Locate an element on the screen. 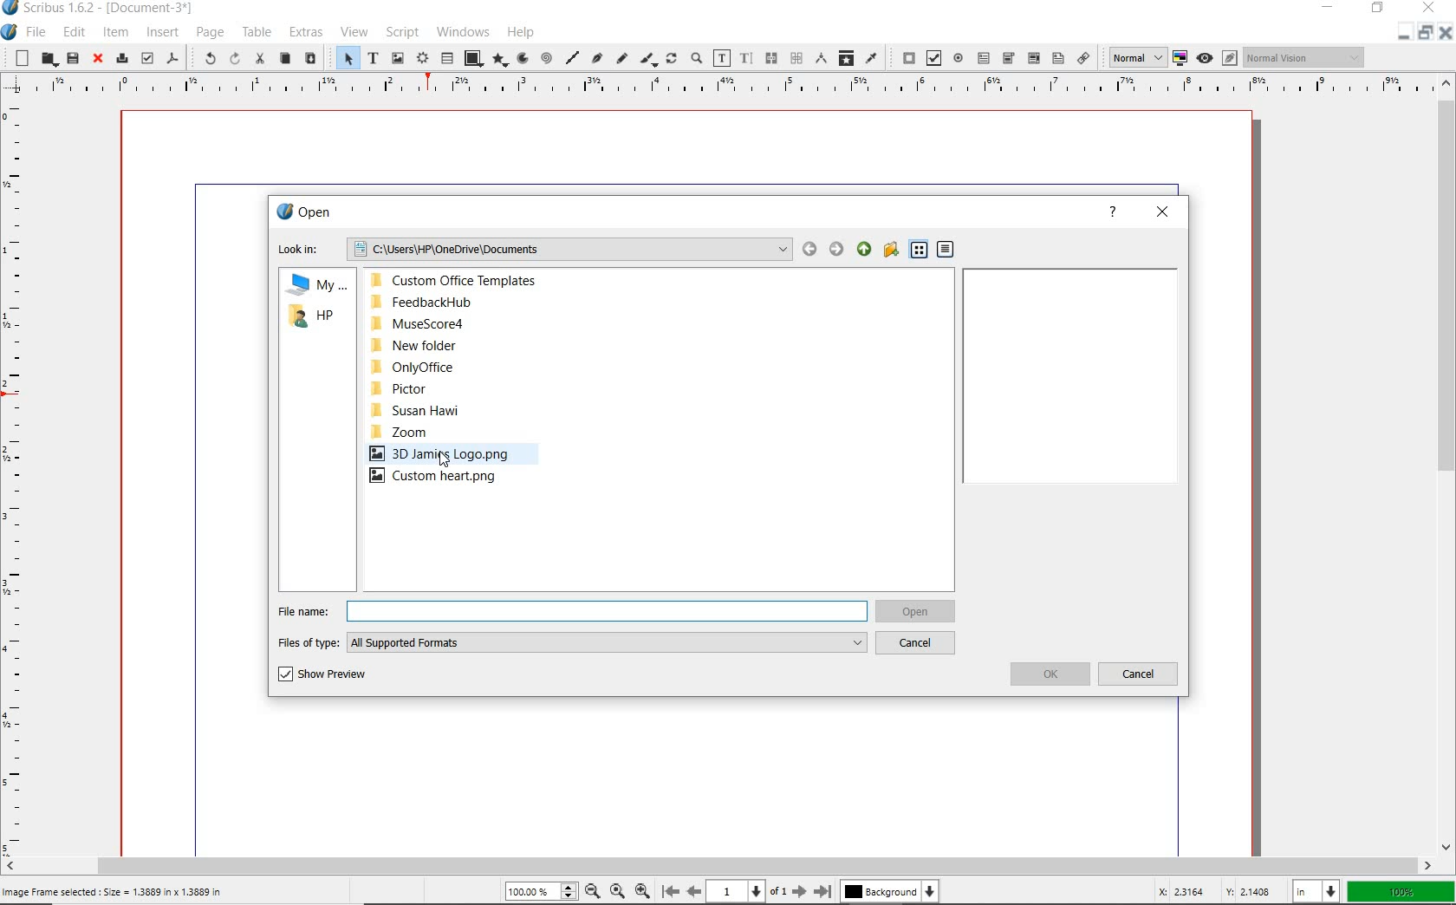 Image resolution: width=1456 pixels, height=905 pixels. LINE/DETAIL VIEW is located at coordinates (932, 249).